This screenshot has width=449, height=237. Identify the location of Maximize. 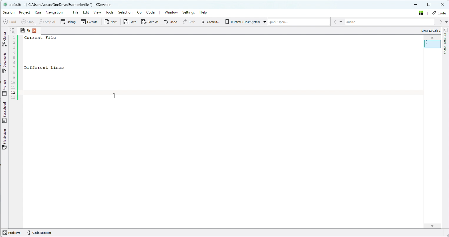
(428, 4).